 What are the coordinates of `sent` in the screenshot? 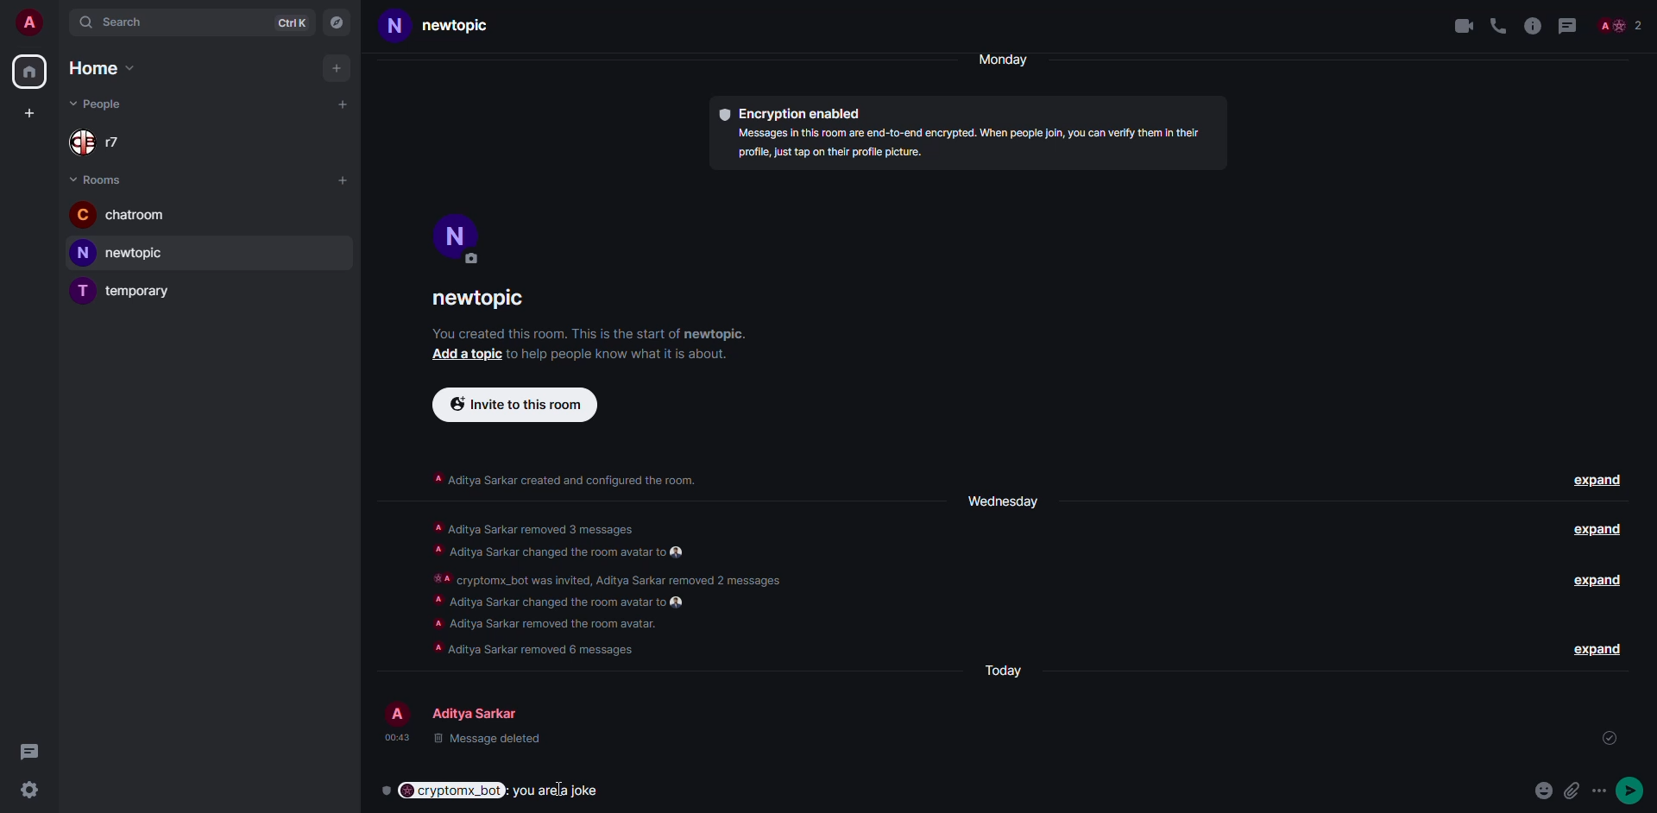 It's located at (1610, 738).